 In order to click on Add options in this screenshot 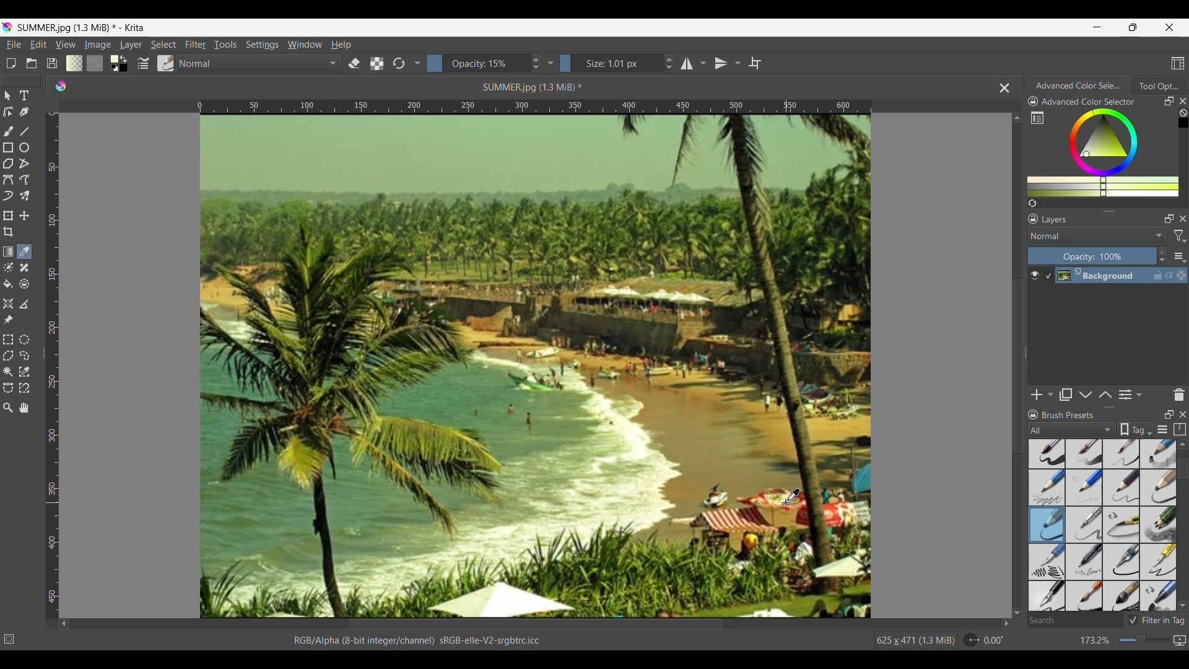, I will do `click(1050, 395)`.